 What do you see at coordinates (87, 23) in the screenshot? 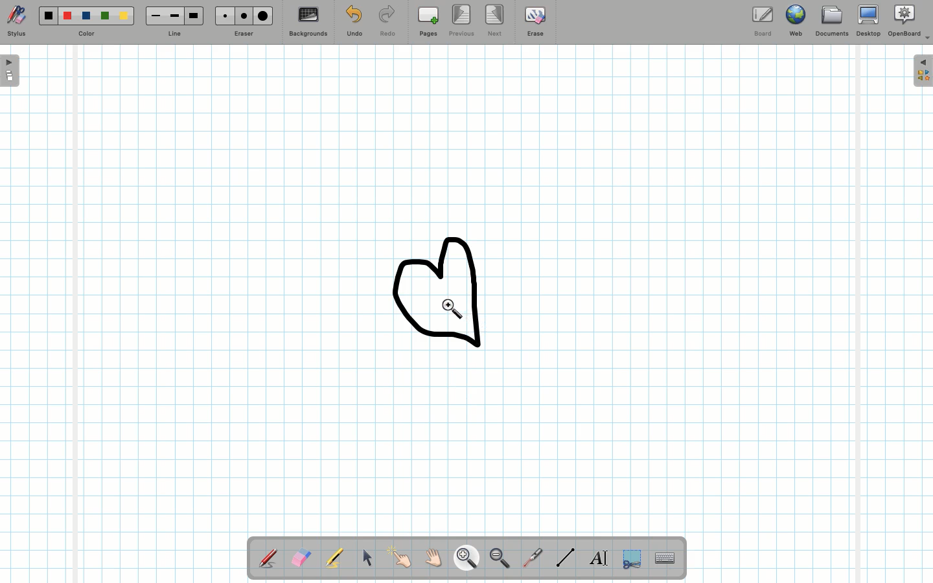
I see `Color` at bounding box center [87, 23].